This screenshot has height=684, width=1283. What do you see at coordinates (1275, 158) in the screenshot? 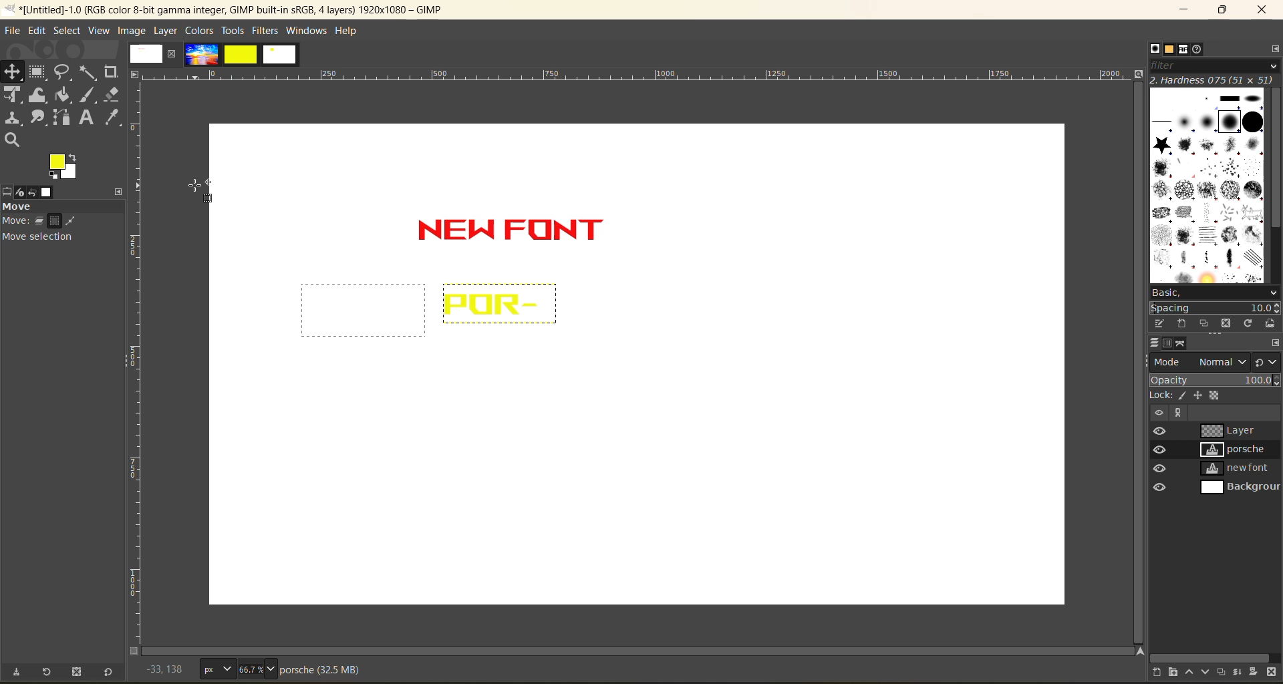
I see `vertical scroll bar` at bounding box center [1275, 158].